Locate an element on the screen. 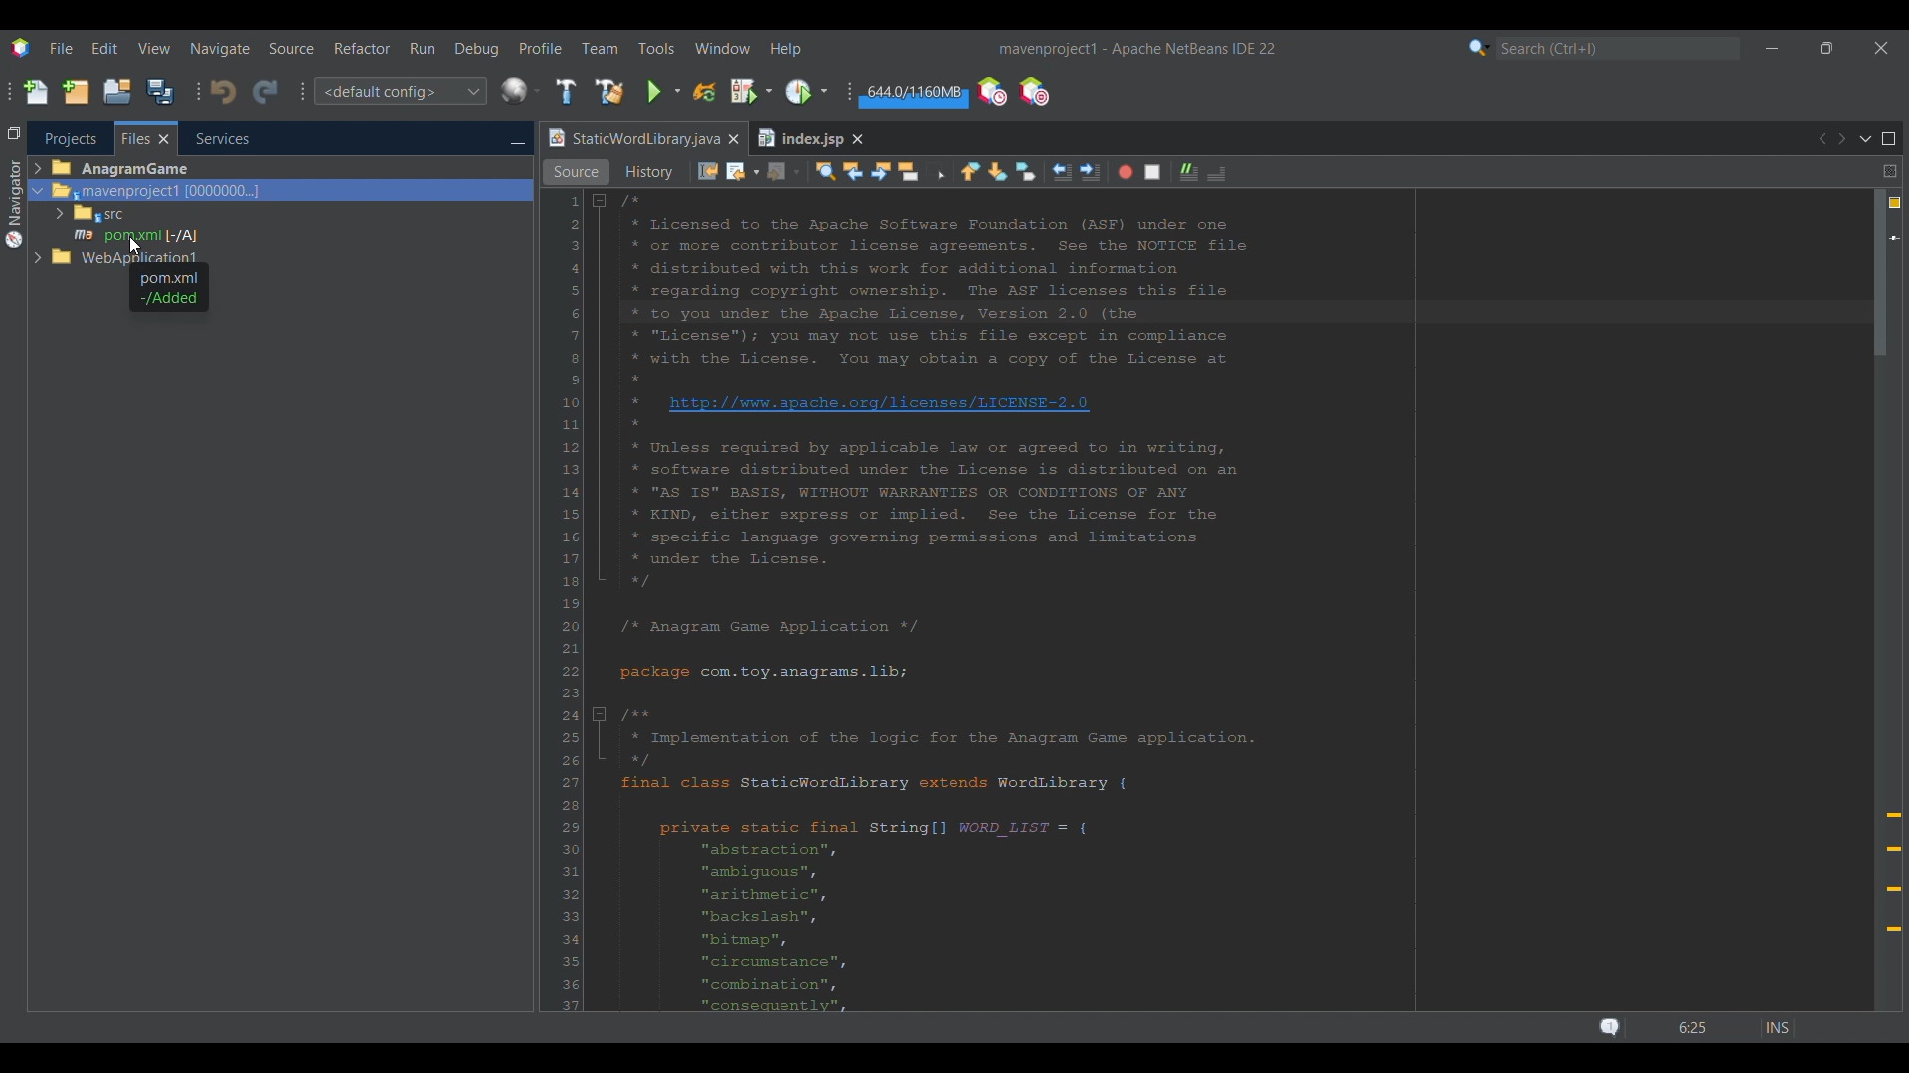 The width and height of the screenshot is (1909, 1073). Restore window group is located at coordinates (14, 132).